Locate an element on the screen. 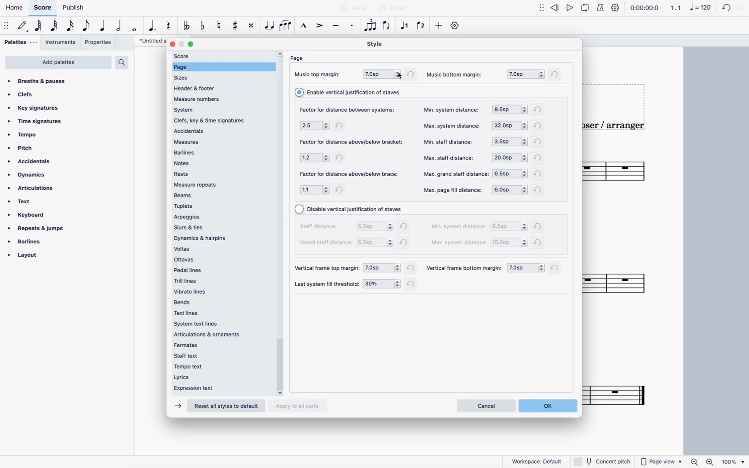 The height and width of the screenshot is (468, 749). layout is located at coordinates (25, 256).